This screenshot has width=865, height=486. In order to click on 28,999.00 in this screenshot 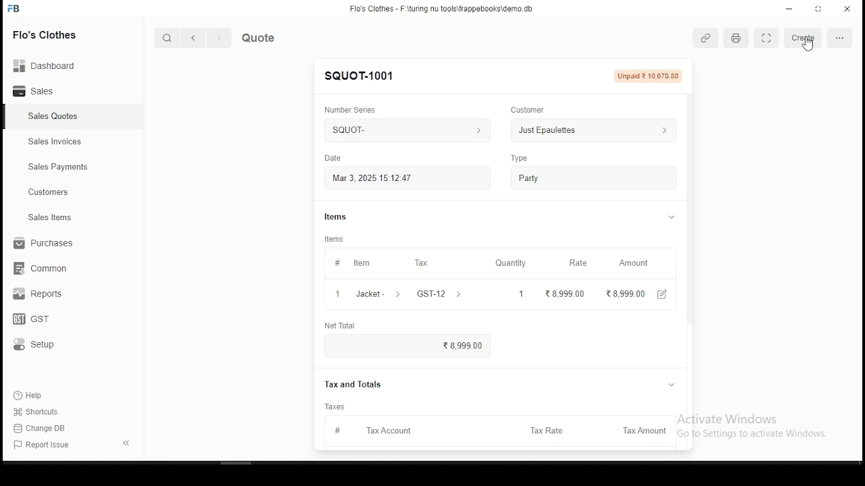, I will do `click(628, 293)`.